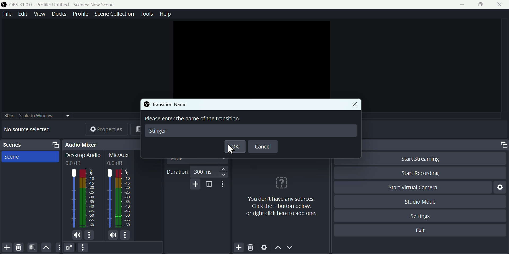  Describe the element at coordinates (6, 14) in the screenshot. I see `` at that location.